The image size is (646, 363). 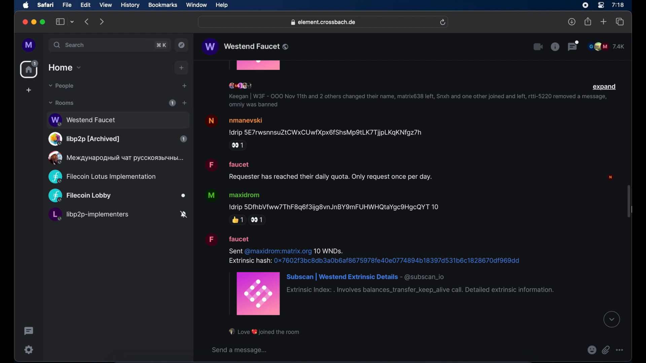 I want to click on start chat, so click(x=184, y=86).